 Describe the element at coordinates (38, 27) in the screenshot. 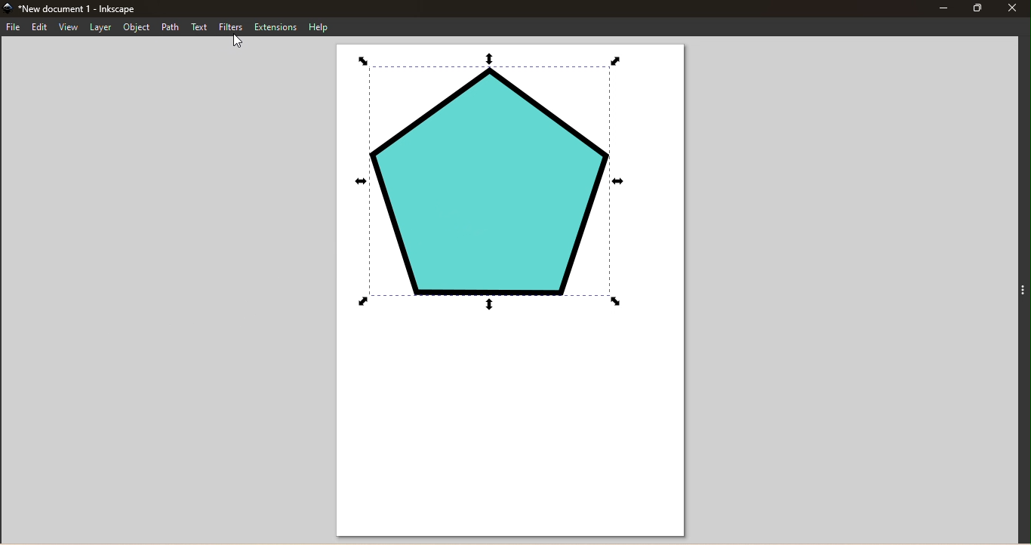

I see `Edit` at that location.